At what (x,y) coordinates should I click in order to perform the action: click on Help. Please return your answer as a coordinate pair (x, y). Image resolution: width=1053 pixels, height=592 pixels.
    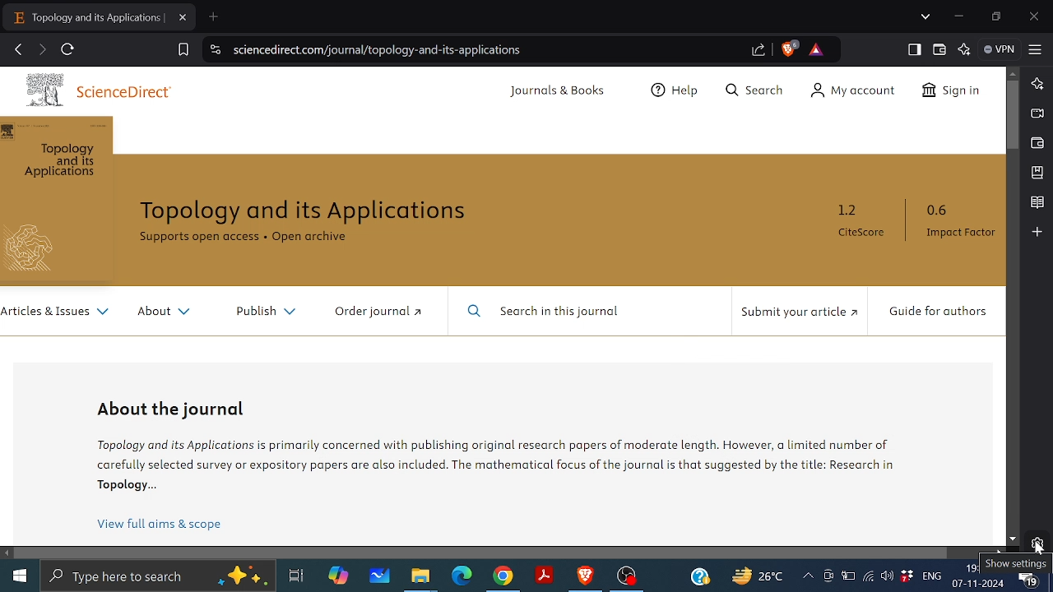
    Looking at the image, I should click on (672, 90).